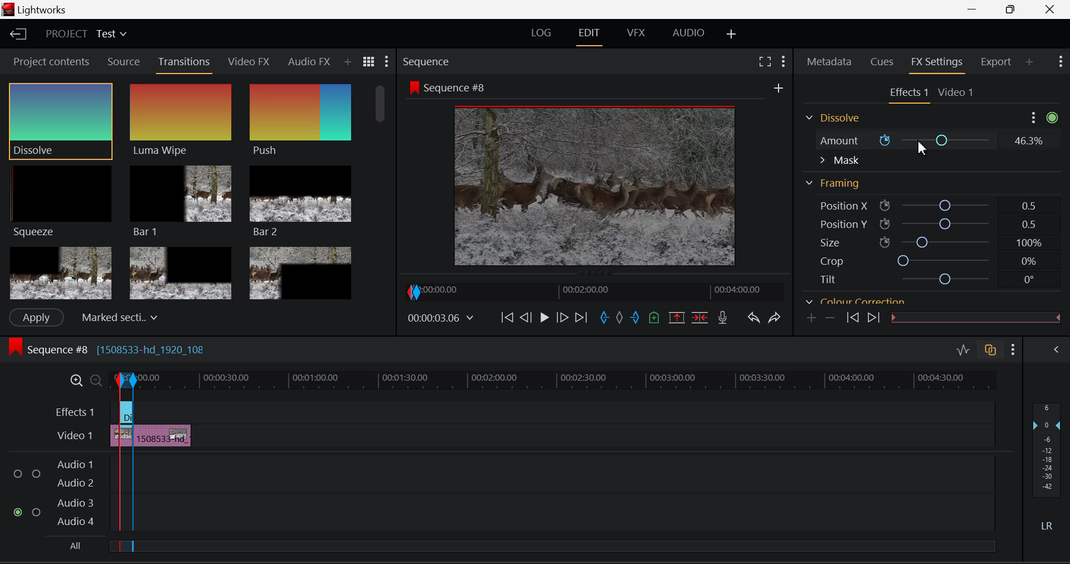 The image size is (1070, 564). What do you see at coordinates (507, 319) in the screenshot?
I see `To start` at bounding box center [507, 319].